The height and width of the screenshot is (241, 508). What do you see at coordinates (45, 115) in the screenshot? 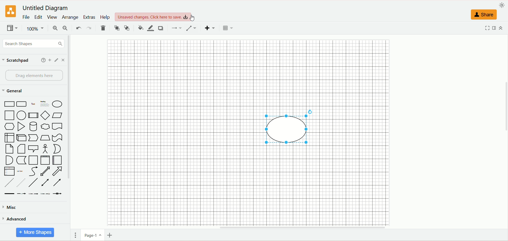
I see `diamond` at bounding box center [45, 115].